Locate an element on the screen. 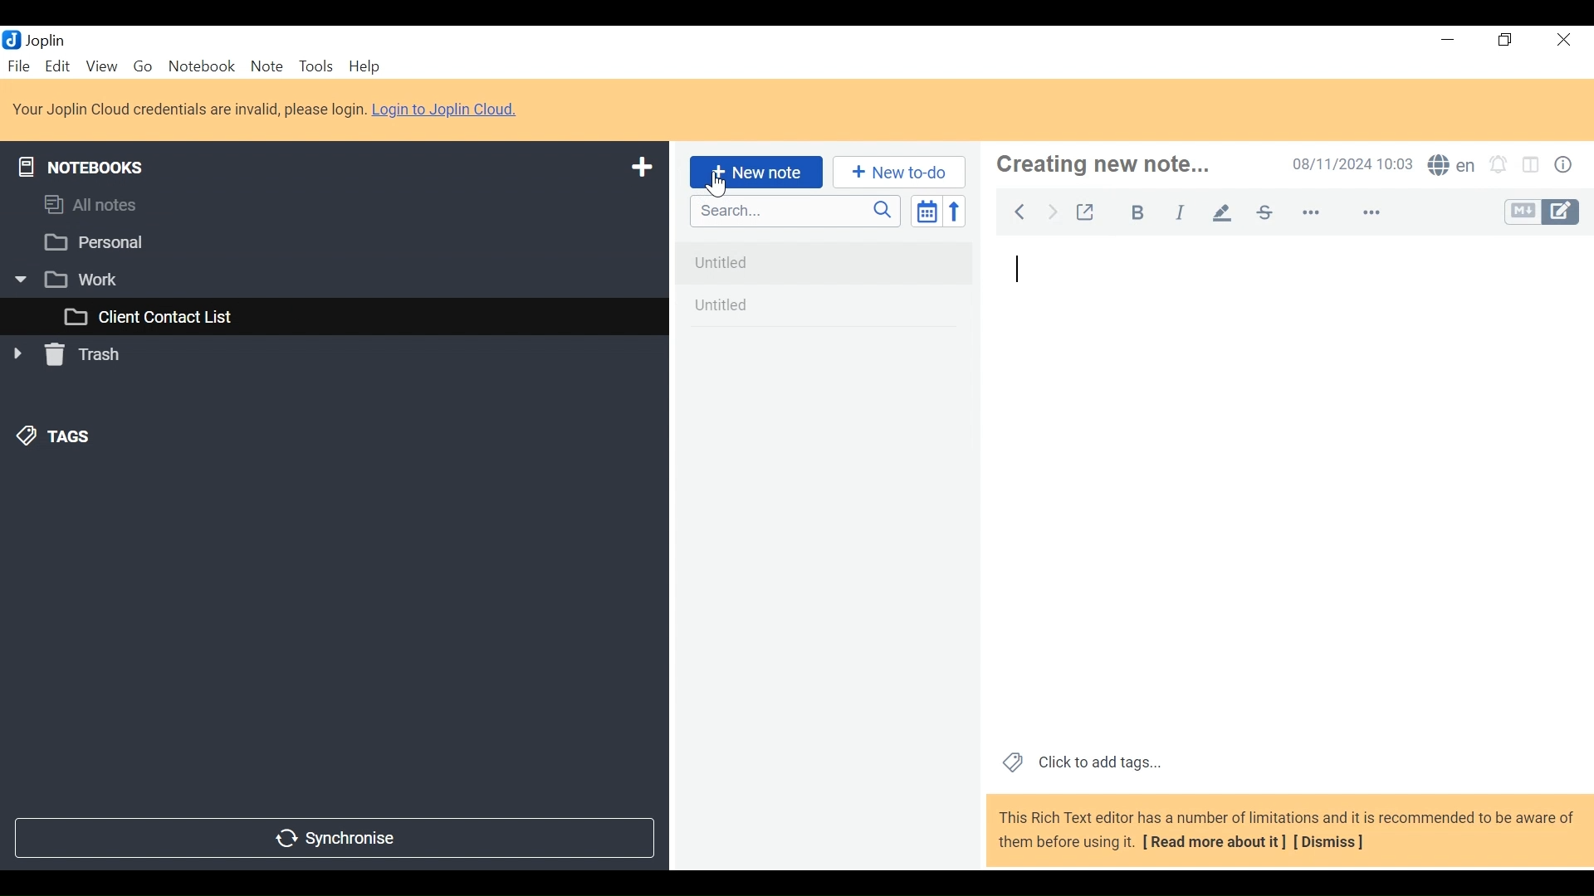  08/11/2024 10:03 is located at coordinates (1352, 163).